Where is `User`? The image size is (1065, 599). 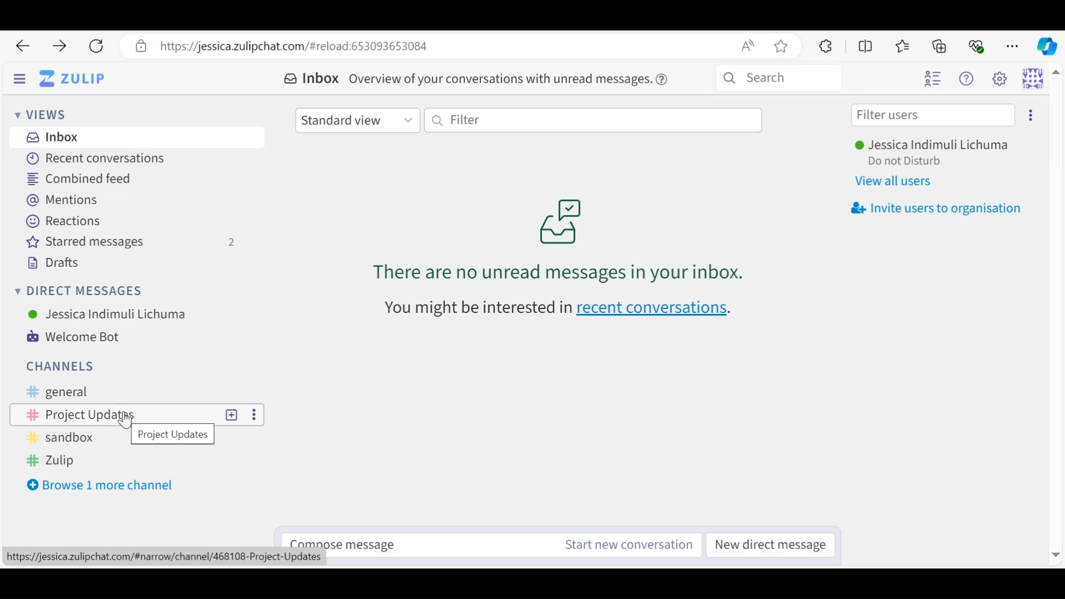 User is located at coordinates (936, 146).